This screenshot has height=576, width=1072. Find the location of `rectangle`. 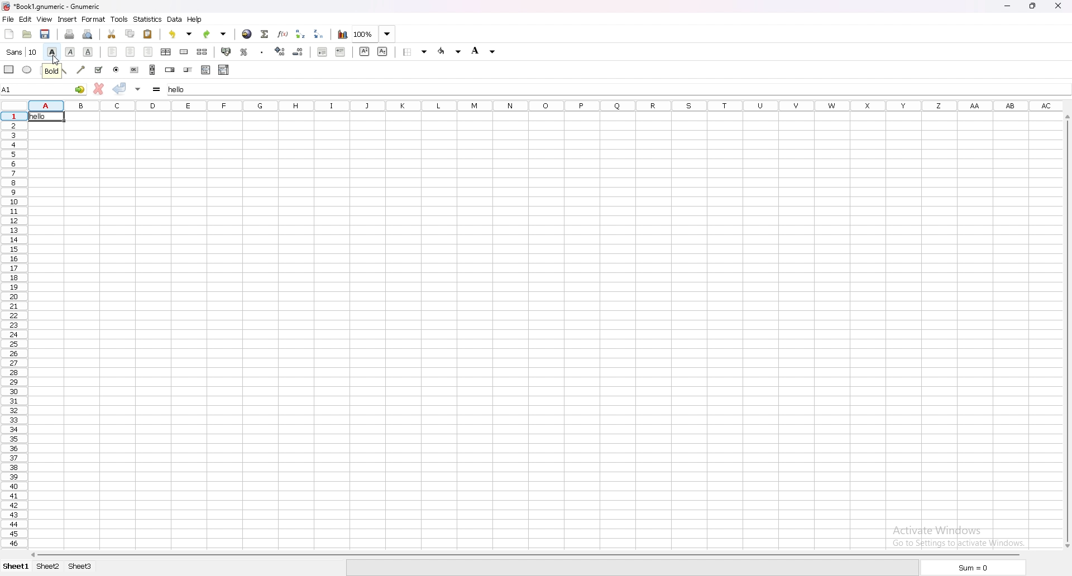

rectangle is located at coordinates (9, 69).